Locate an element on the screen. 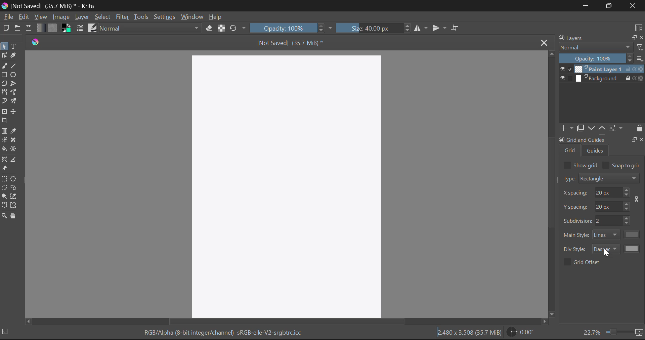 This screenshot has width=645, height=340. checkbox is located at coordinates (566, 165).